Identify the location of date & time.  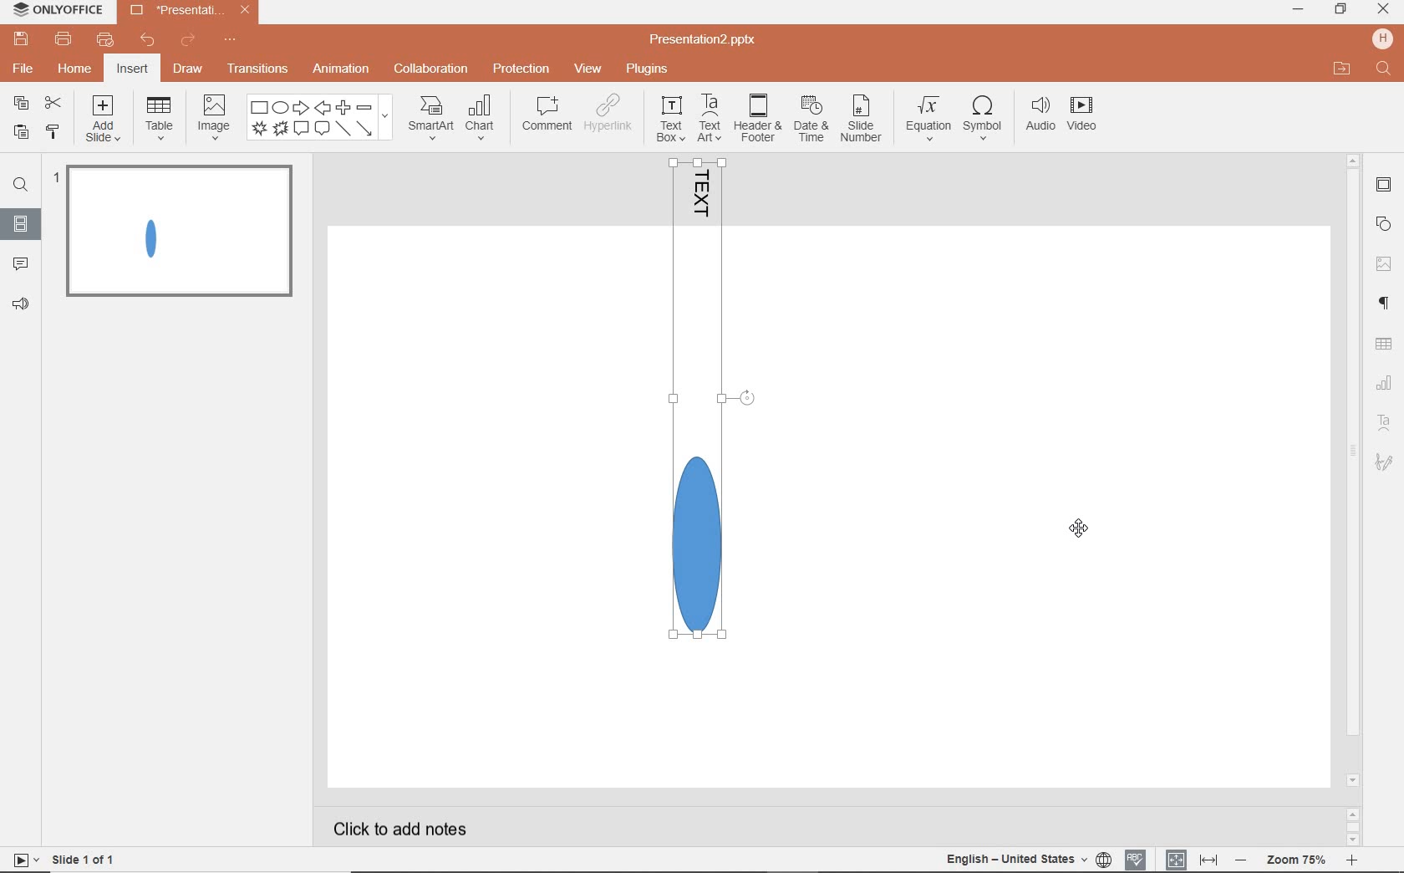
(809, 123).